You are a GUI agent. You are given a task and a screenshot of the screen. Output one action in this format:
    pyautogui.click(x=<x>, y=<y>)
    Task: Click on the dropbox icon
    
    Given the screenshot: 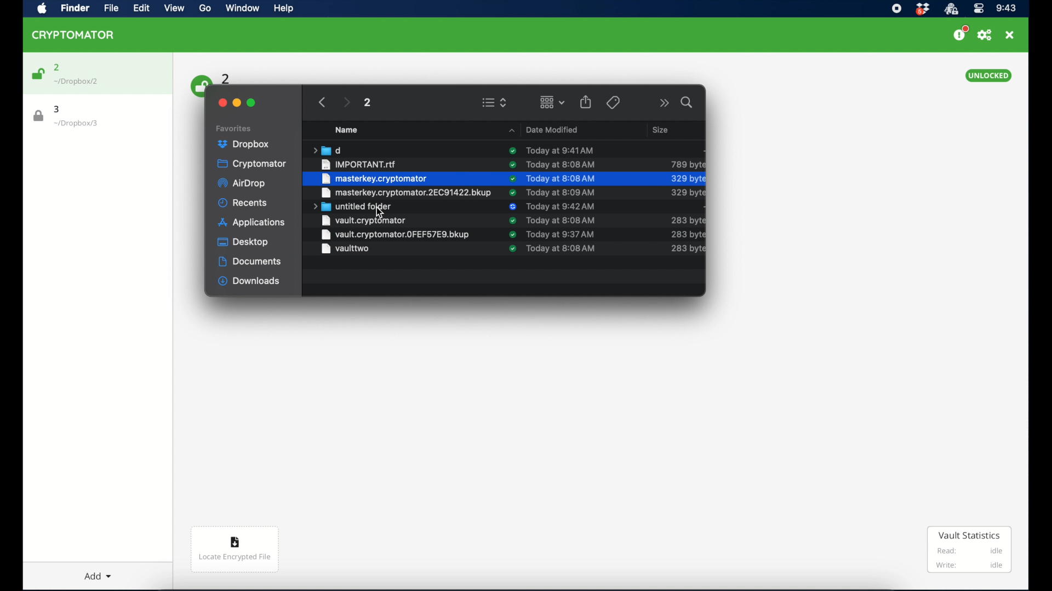 What is the action you would take?
    pyautogui.click(x=922, y=9)
    